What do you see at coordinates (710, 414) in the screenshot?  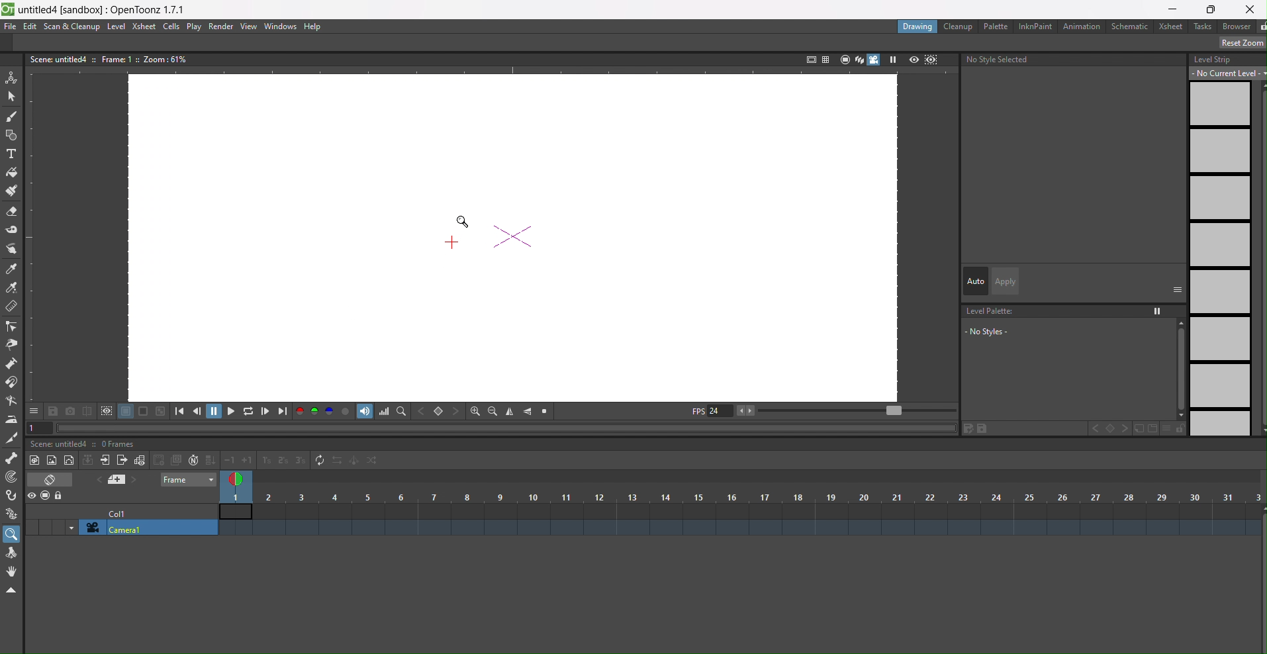 I see `fps display` at bounding box center [710, 414].